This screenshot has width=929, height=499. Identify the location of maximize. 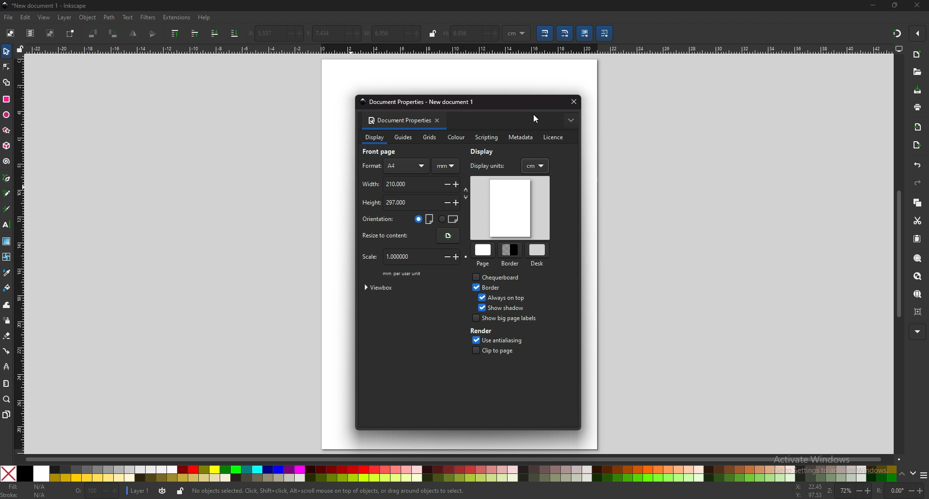
(895, 6).